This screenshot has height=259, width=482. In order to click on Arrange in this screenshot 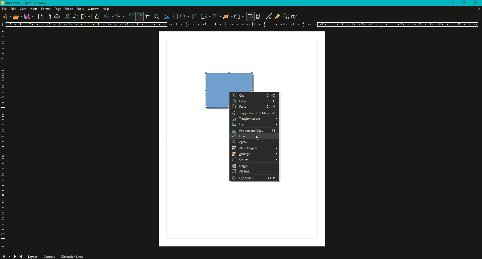, I will do `click(226, 16)`.